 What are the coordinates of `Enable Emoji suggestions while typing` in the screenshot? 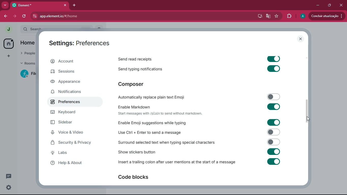 It's located at (200, 122).